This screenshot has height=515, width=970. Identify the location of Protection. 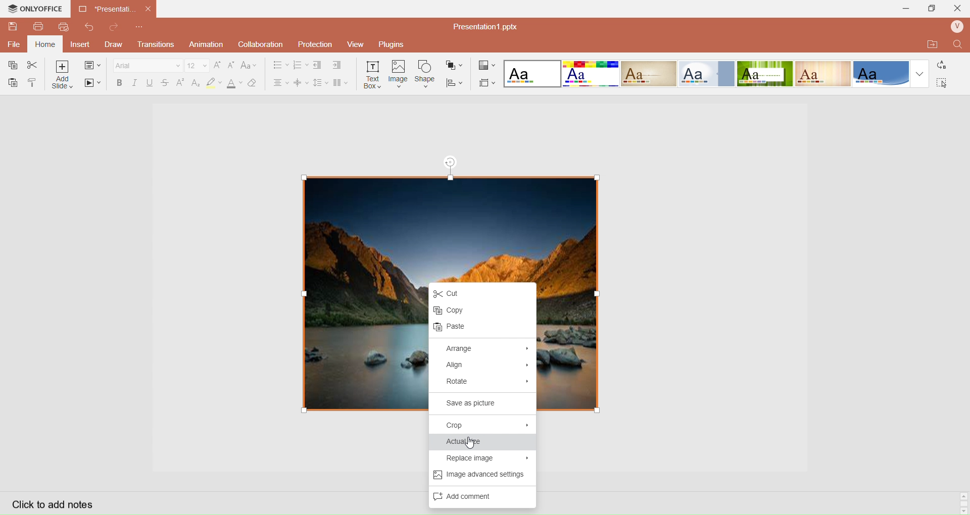
(316, 44).